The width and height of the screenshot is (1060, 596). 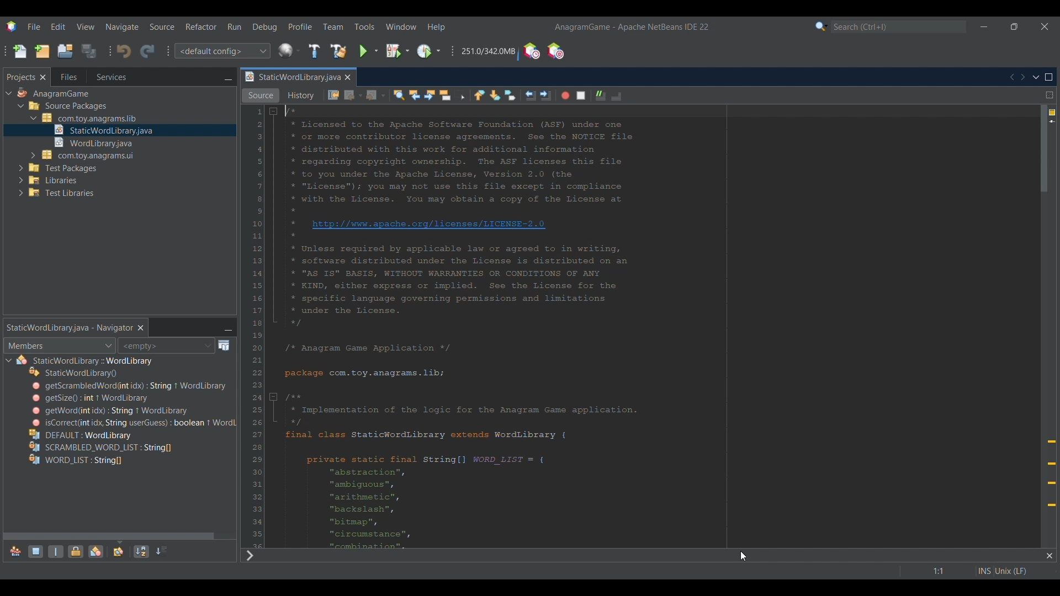 I want to click on , so click(x=89, y=397).